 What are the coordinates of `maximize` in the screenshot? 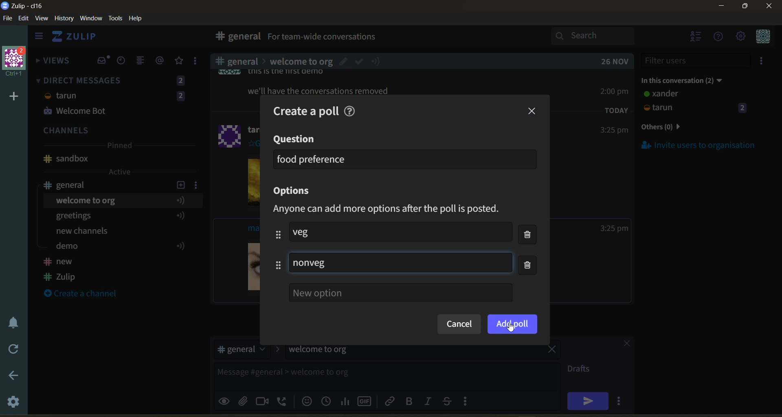 It's located at (743, 9).